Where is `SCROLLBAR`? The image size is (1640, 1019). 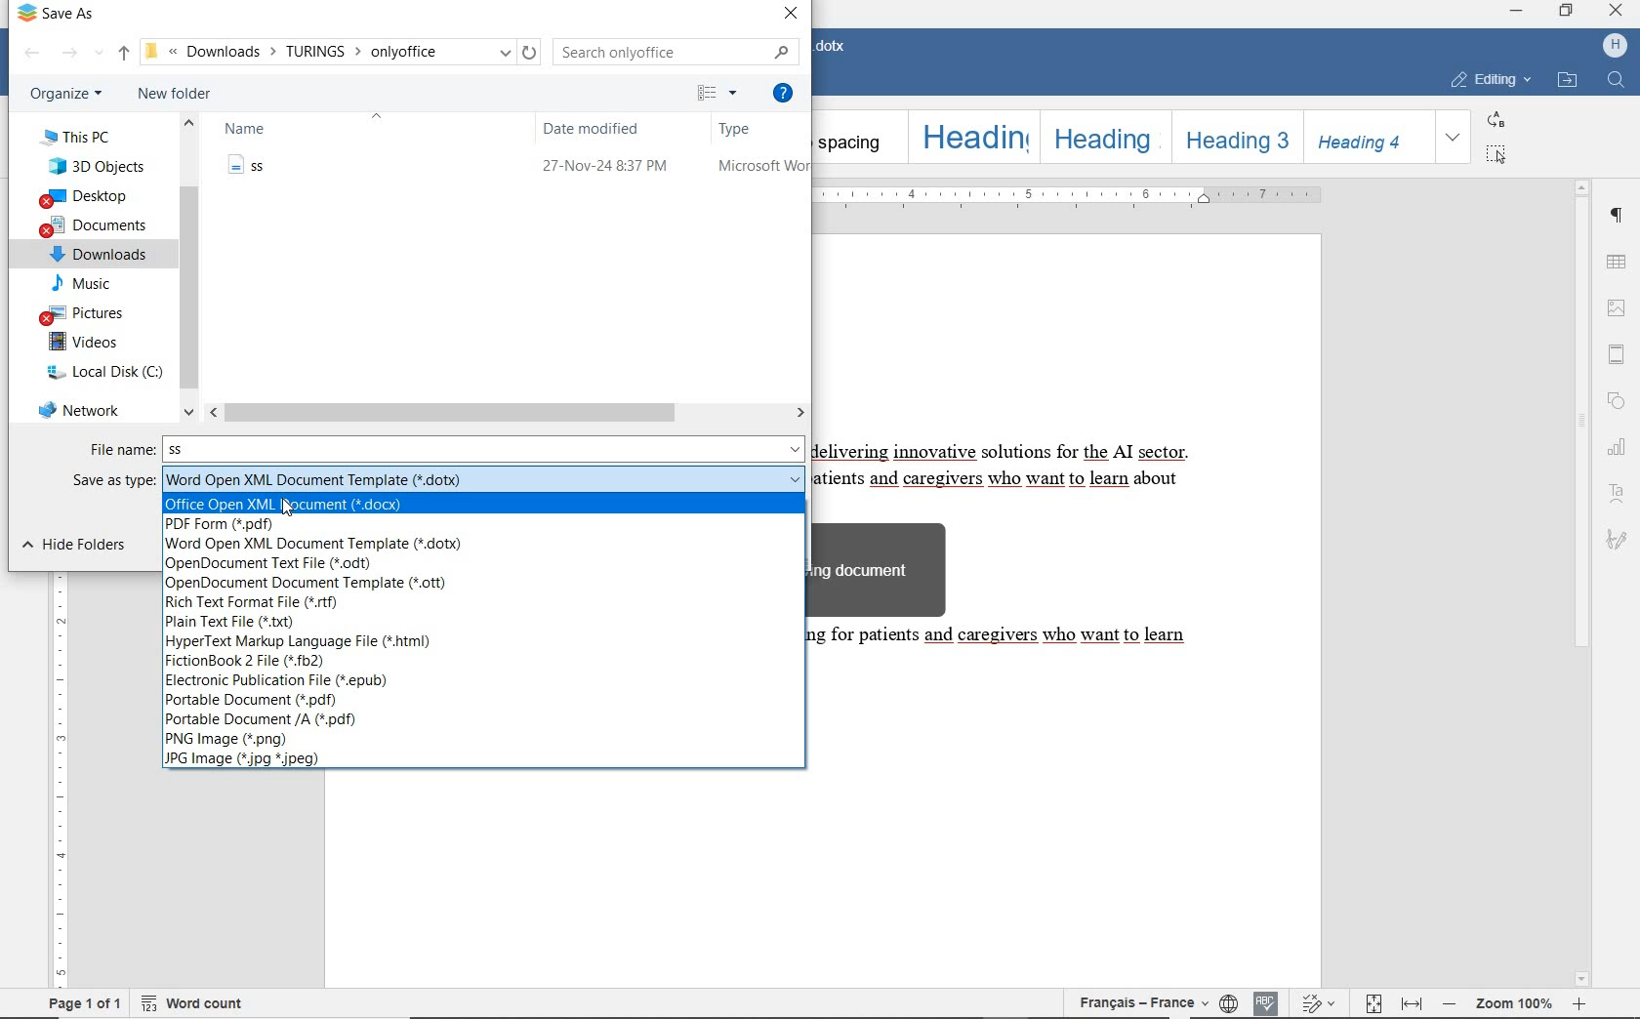 SCROLLBAR is located at coordinates (1581, 584).